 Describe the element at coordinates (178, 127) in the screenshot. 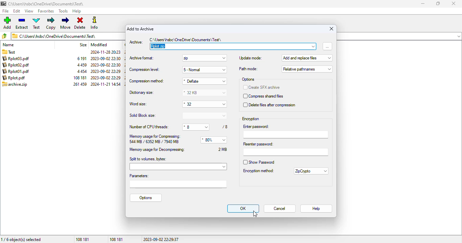

I see `number of CPU threads: * 8 / 8` at that location.